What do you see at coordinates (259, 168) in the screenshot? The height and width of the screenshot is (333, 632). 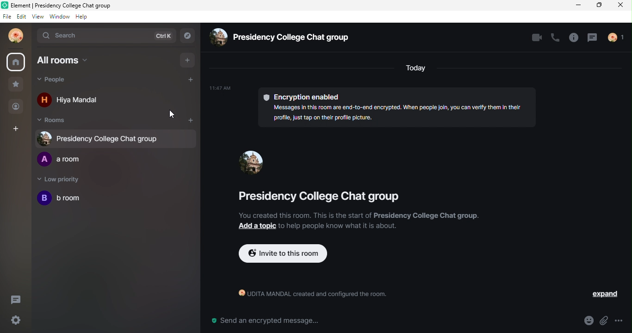 I see `cursor movement` at bounding box center [259, 168].